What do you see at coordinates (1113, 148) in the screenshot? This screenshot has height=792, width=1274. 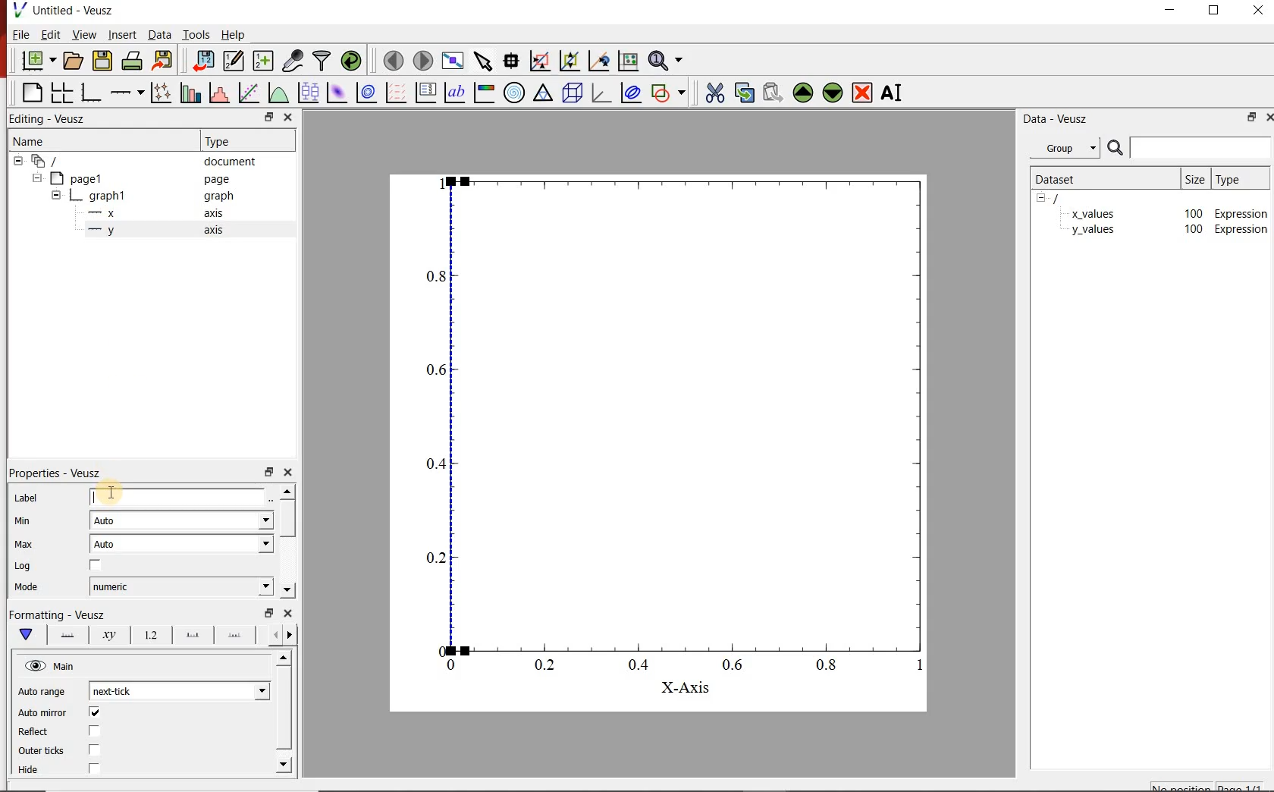 I see `search` at bounding box center [1113, 148].